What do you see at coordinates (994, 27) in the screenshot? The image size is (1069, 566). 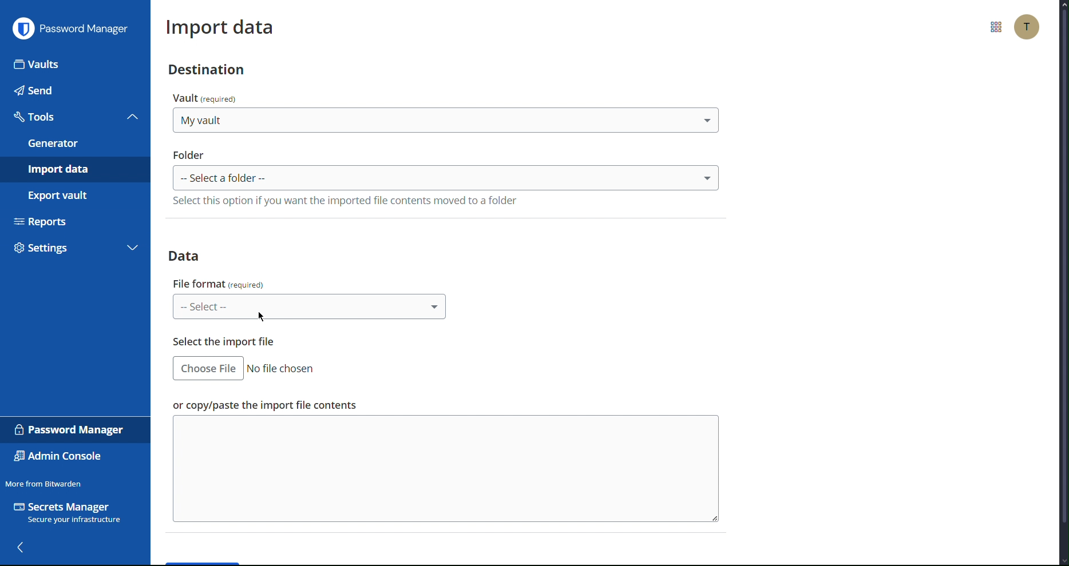 I see `More Options` at bounding box center [994, 27].